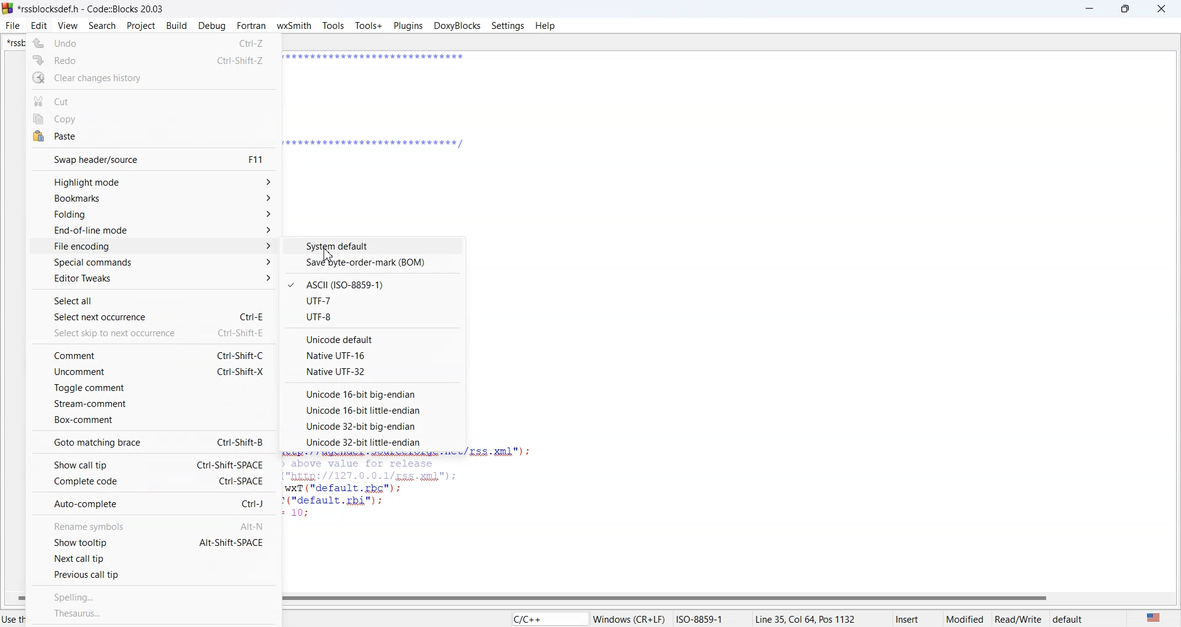 The width and height of the screenshot is (1181, 627). Describe the element at coordinates (1126, 9) in the screenshot. I see `Maximize` at that location.